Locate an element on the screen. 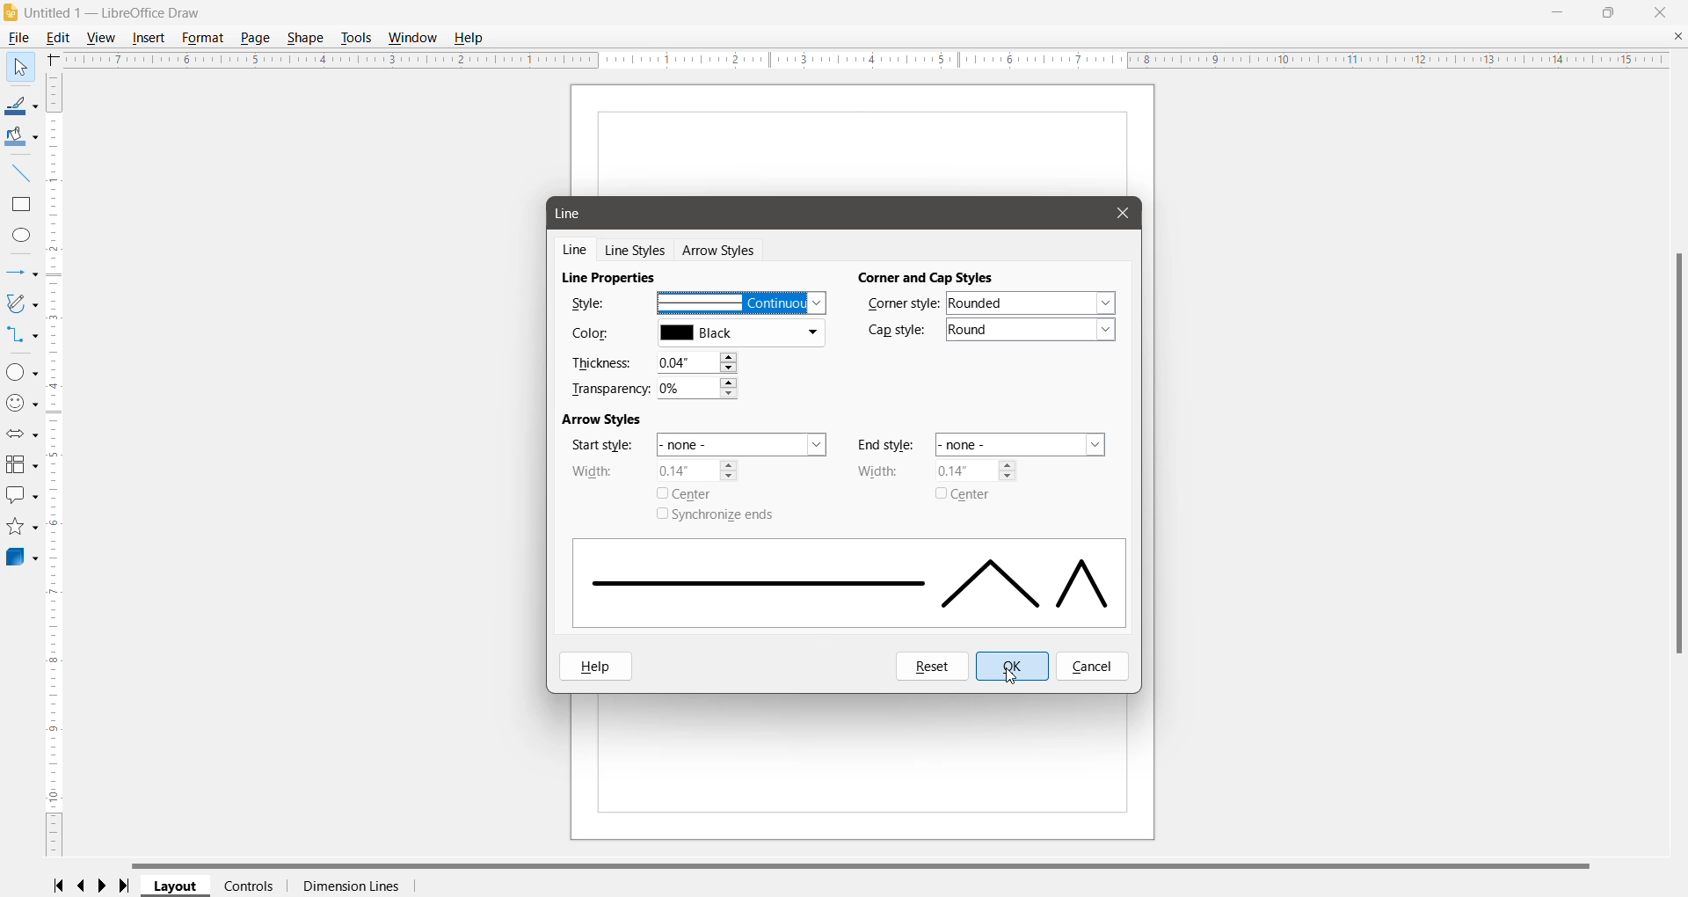 This screenshot has width=1688, height=897. Arrow Styles is located at coordinates (720, 252).